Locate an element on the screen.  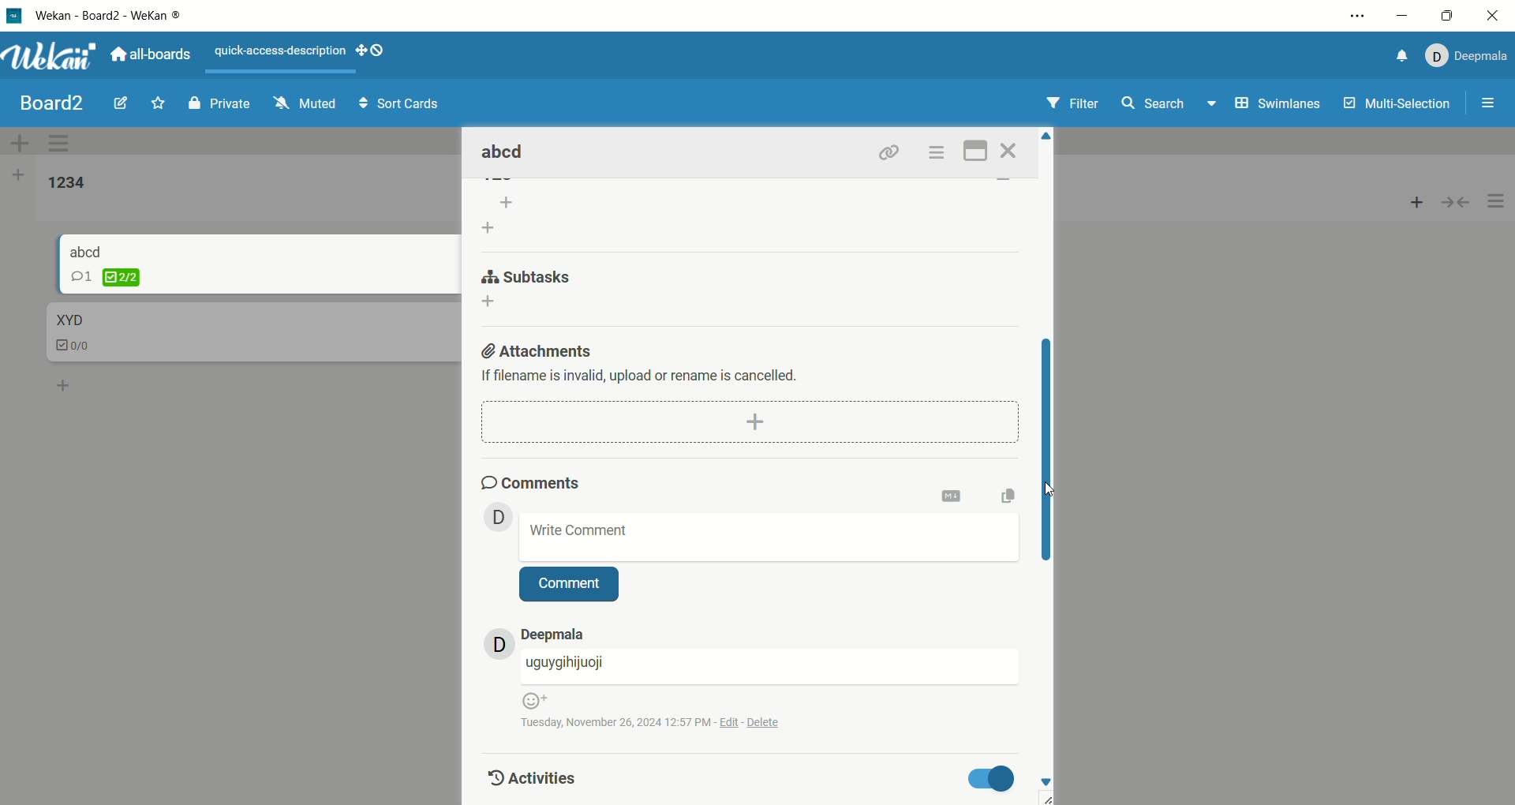
add list is located at coordinates (501, 215).